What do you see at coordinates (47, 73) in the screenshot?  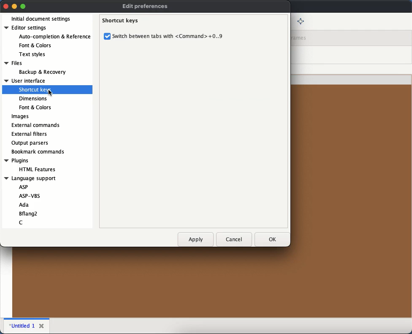 I see `Backup & Recovery` at bounding box center [47, 73].